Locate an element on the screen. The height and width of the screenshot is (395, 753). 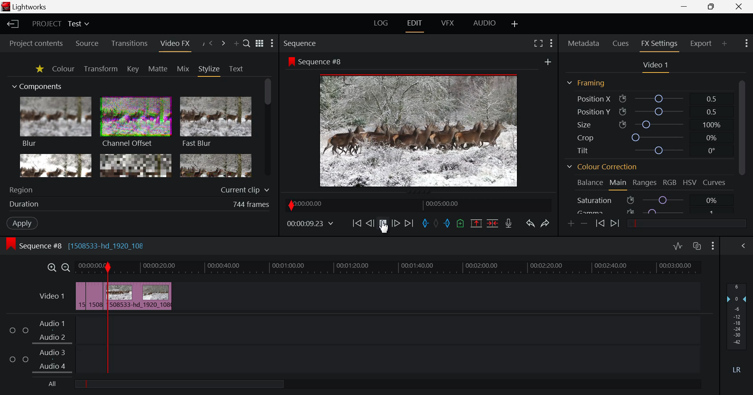
Audio Input Fields is located at coordinates (350, 346).